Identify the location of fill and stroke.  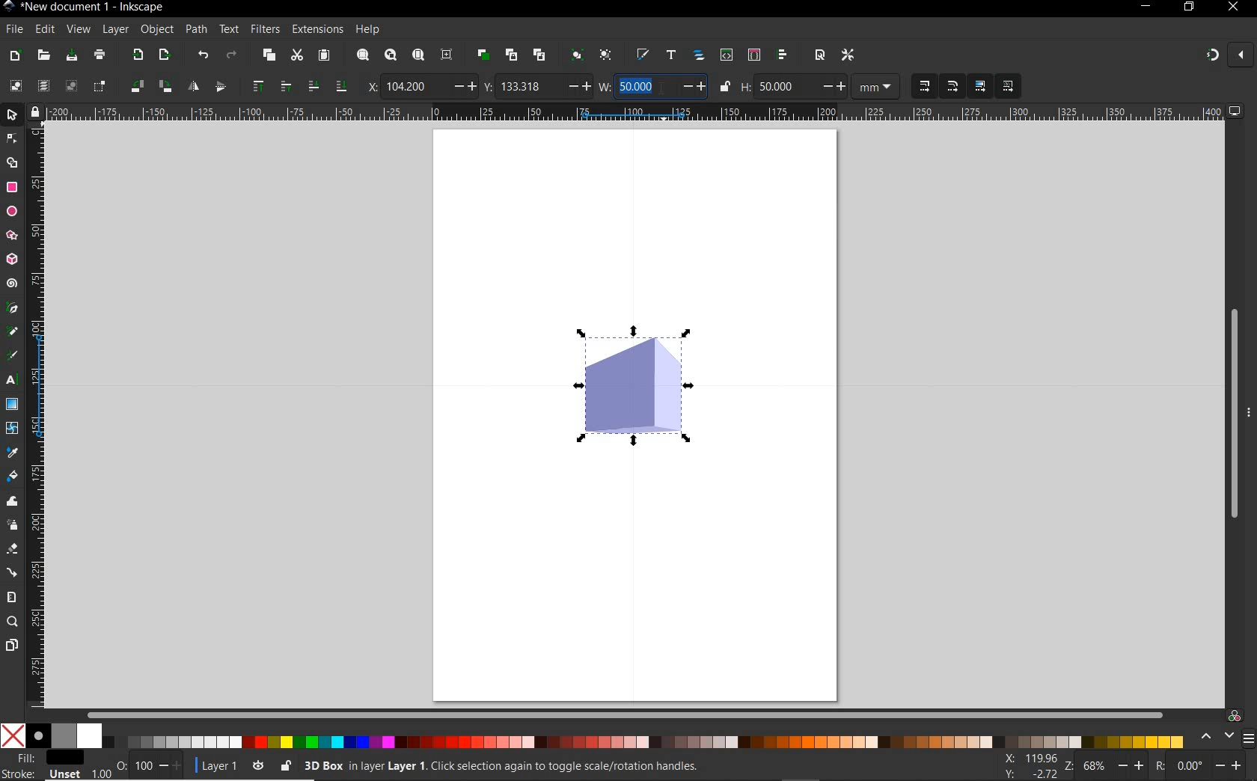
(44, 766).